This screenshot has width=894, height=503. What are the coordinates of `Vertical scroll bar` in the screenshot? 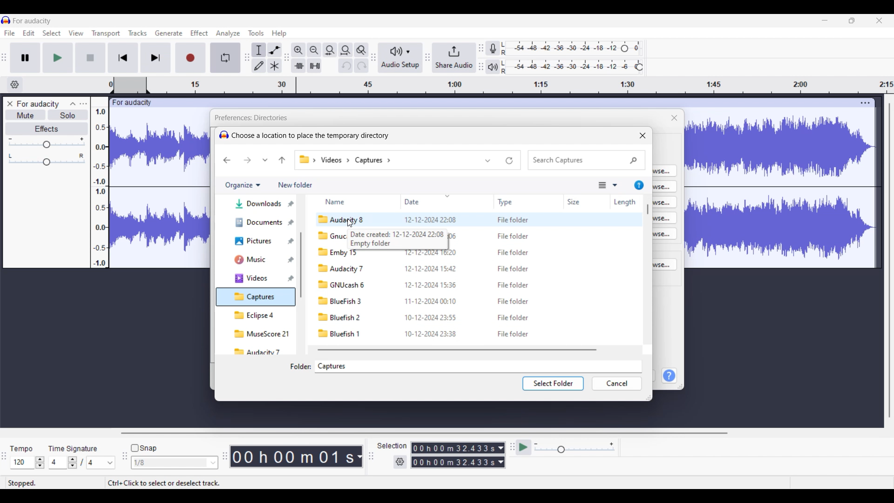 It's located at (648, 209).